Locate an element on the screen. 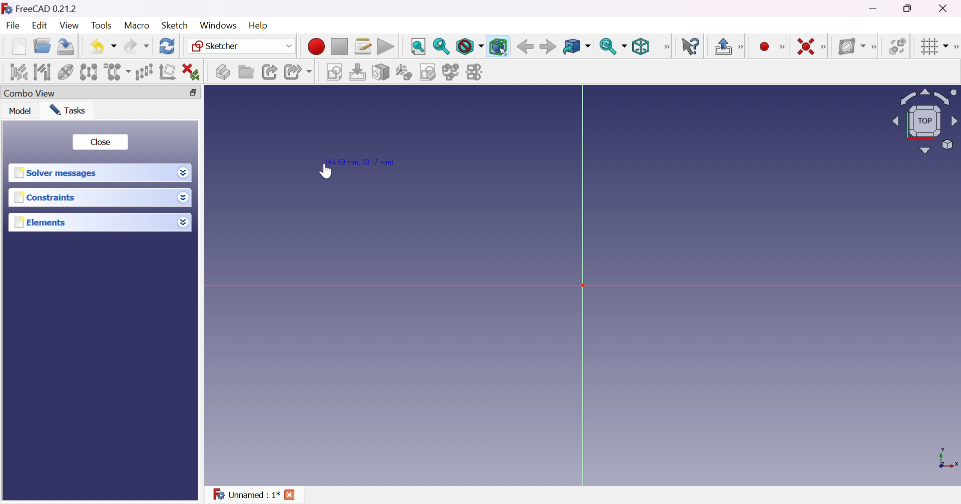 This screenshot has width=961, height=504. [Sketcher geometrics] is located at coordinates (782, 45).